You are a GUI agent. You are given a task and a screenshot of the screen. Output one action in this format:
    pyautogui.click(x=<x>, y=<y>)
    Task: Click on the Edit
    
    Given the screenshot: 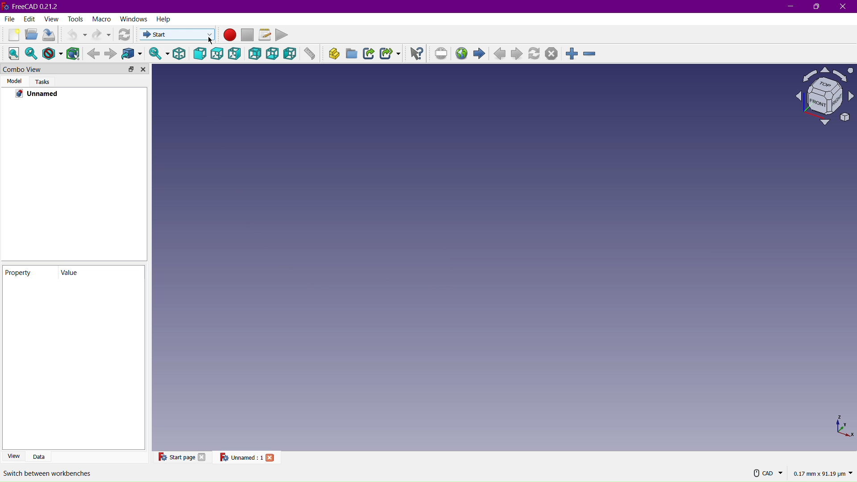 What is the action you would take?
    pyautogui.click(x=29, y=20)
    